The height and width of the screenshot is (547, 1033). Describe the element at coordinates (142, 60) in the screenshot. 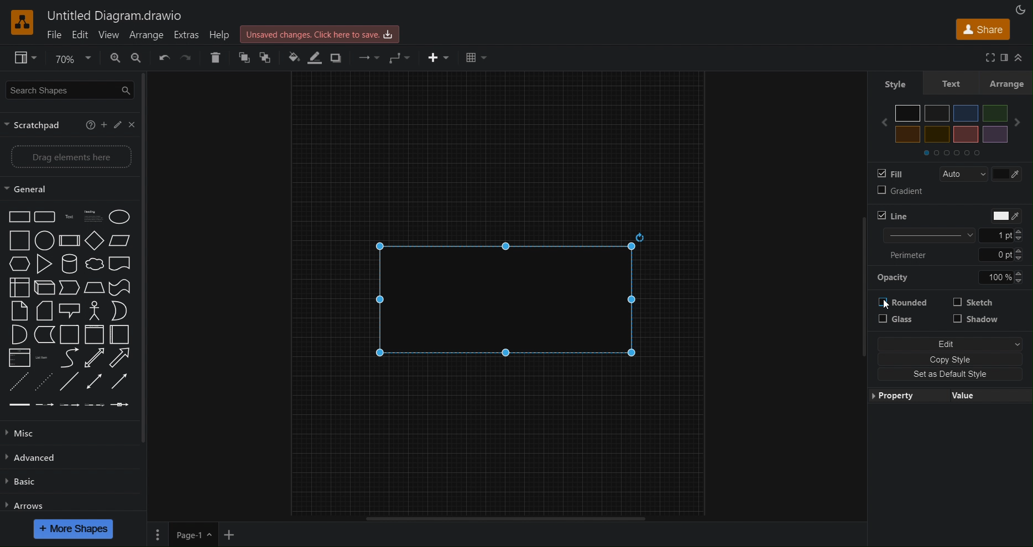

I see `Zoom Out` at that location.